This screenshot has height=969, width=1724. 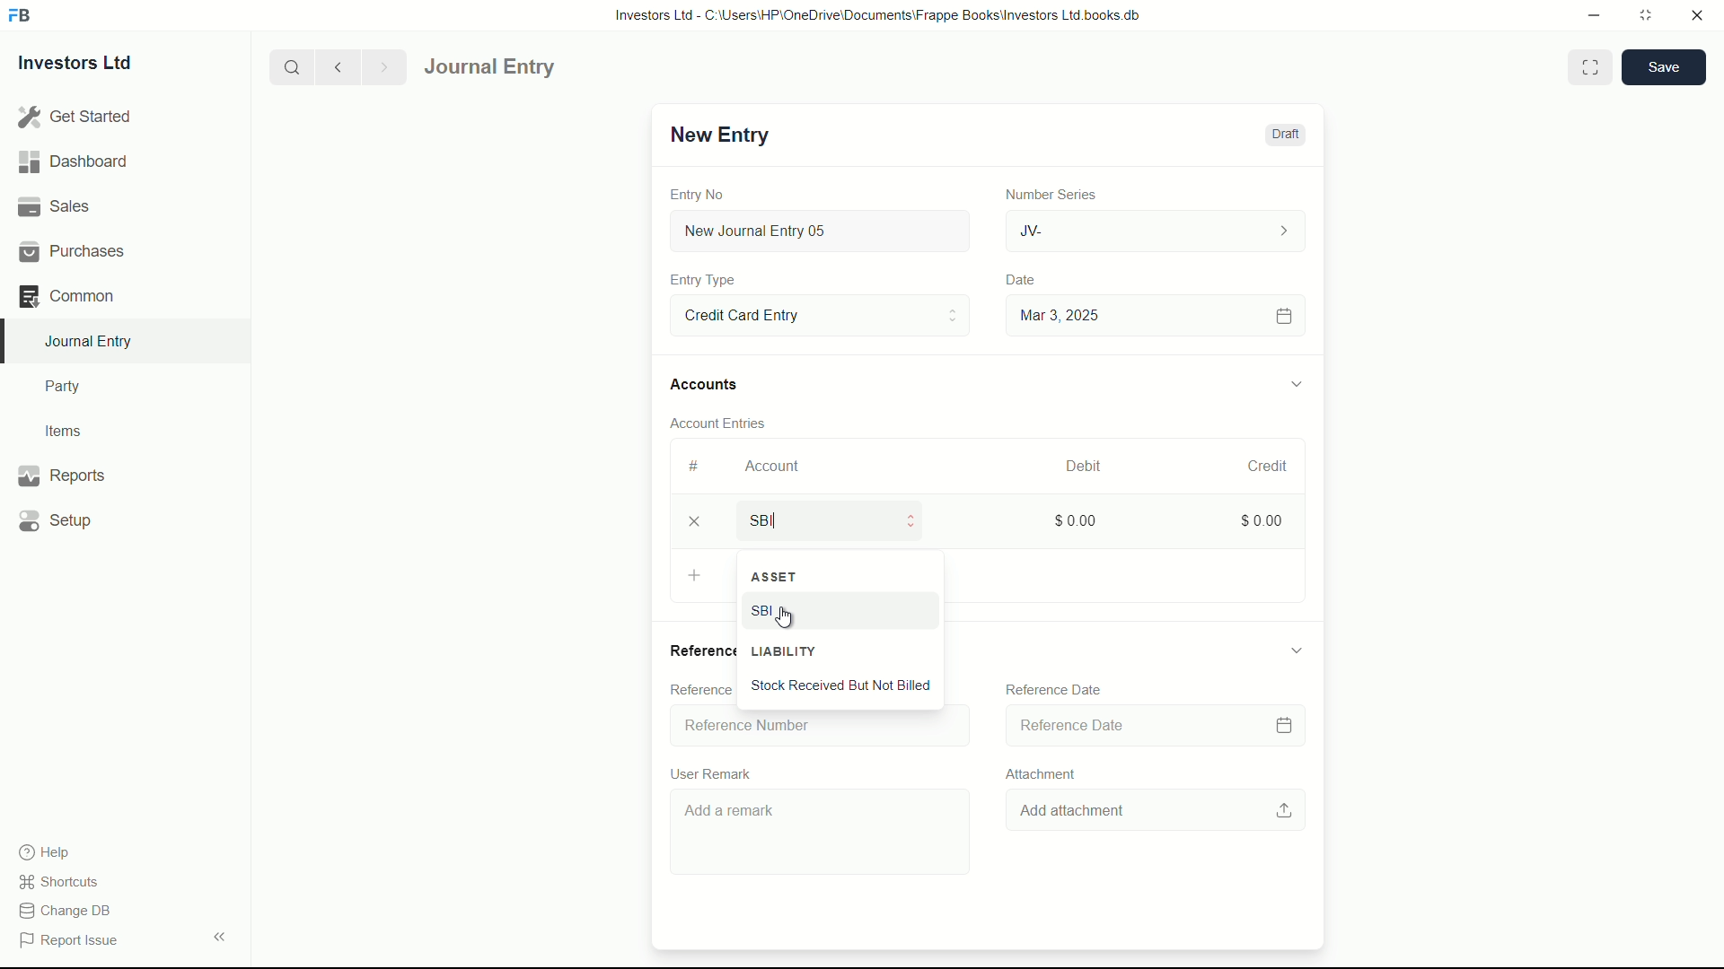 What do you see at coordinates (715, 771) in the screenshot?
I see `User Remark` at bounding box center [715, 771].